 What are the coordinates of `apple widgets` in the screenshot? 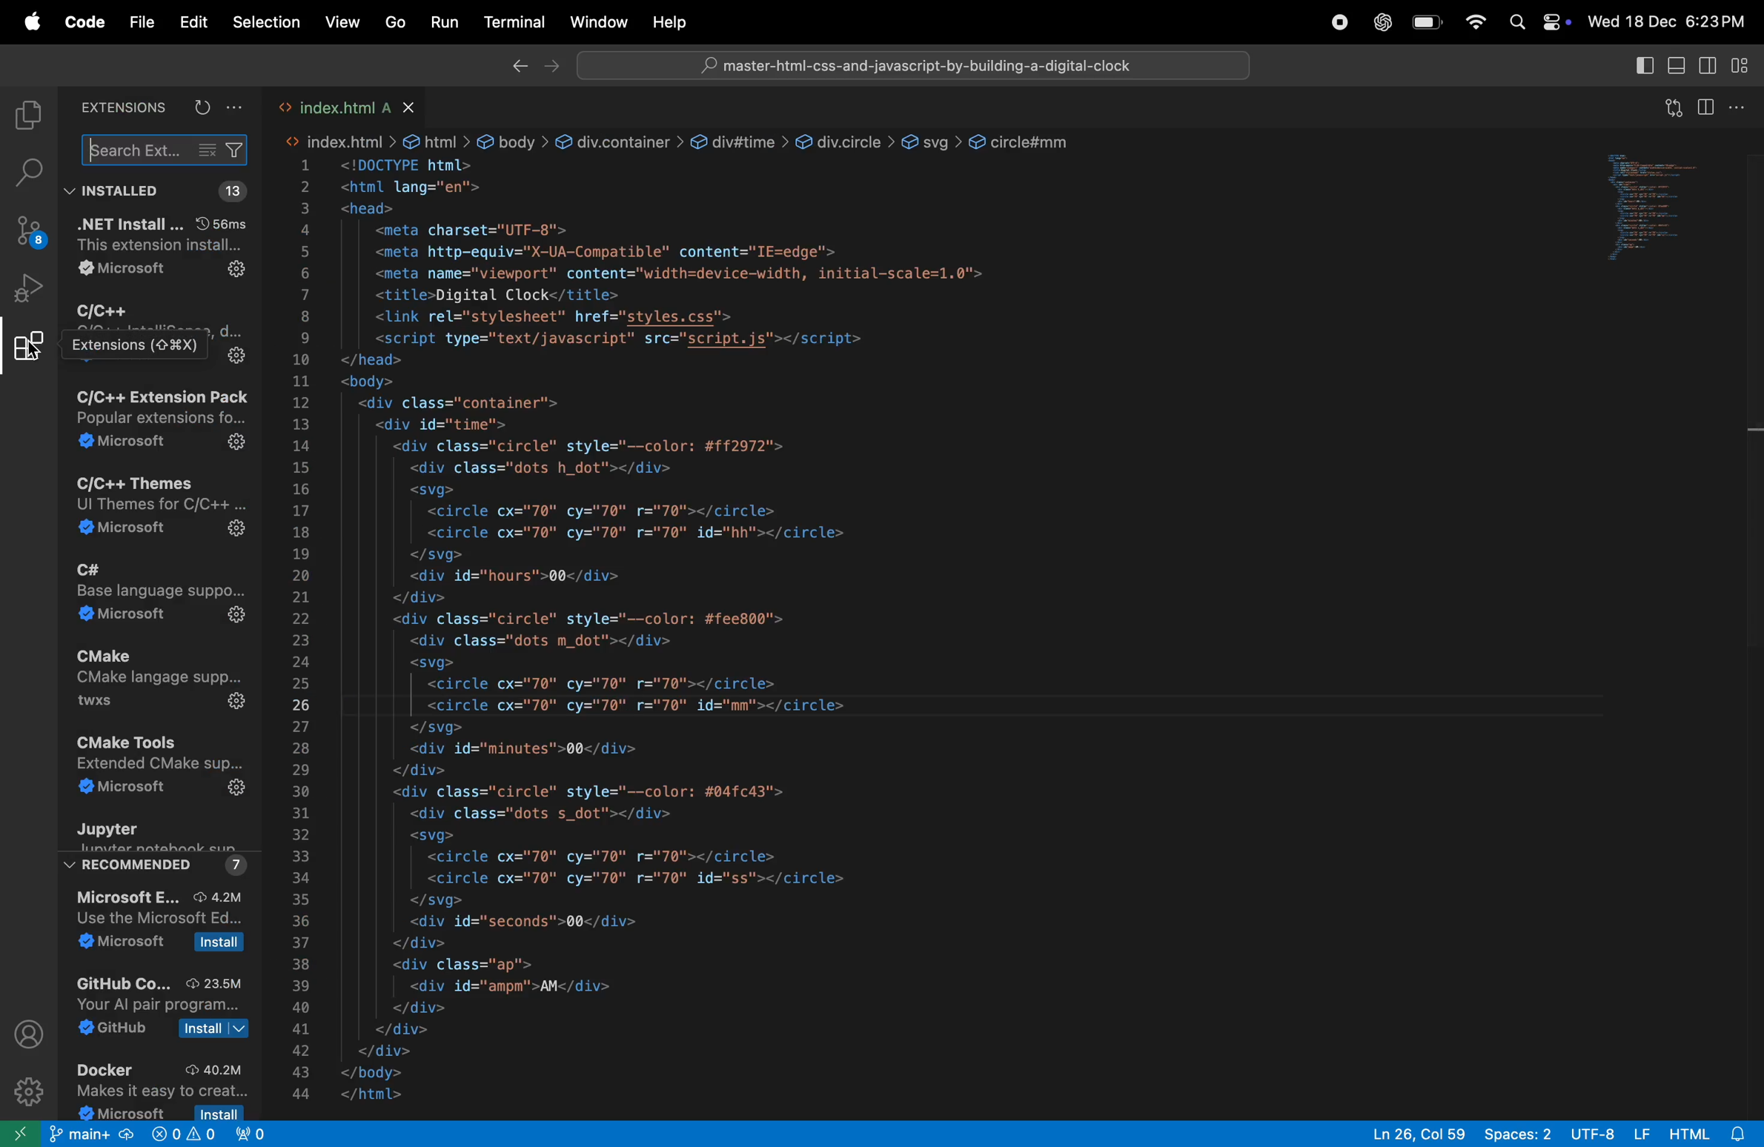 It's located at (1539, 22).